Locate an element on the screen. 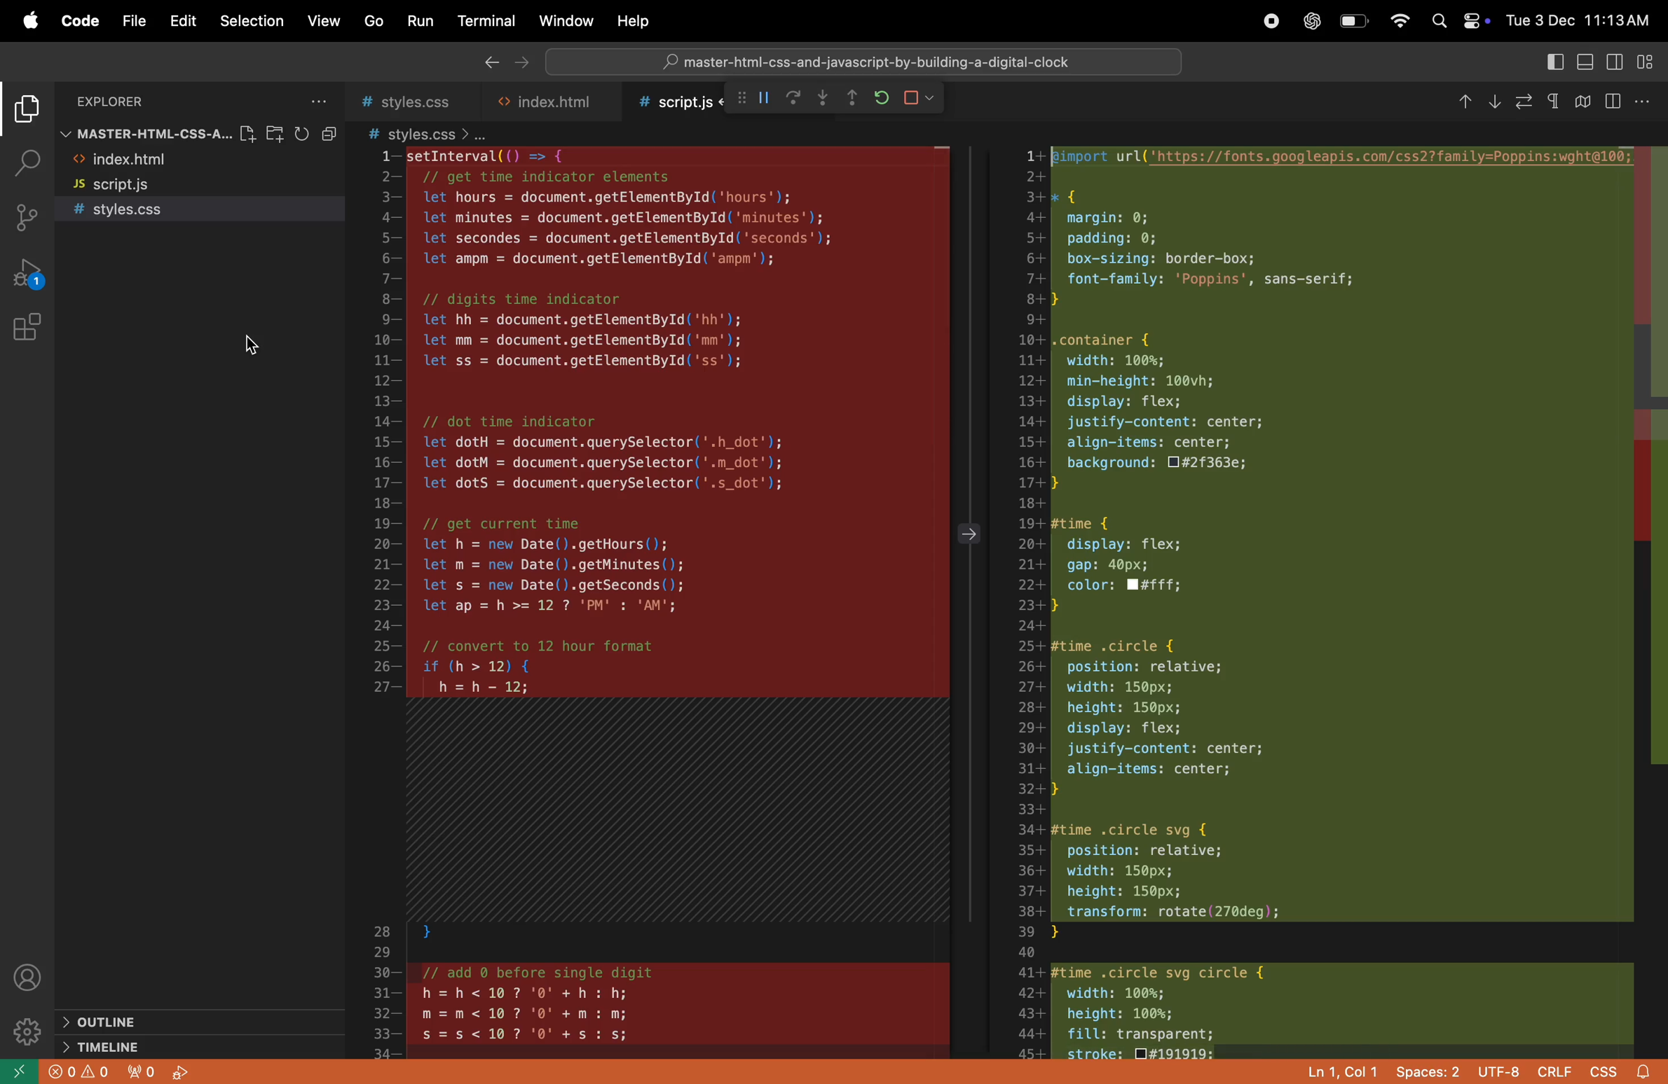 This screenshot has height=1084, width=1668. search bar is located at coordinates (863, 57).